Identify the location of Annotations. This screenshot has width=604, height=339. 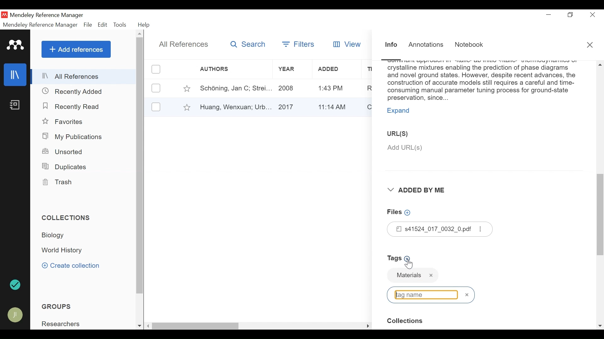
(426, 46).